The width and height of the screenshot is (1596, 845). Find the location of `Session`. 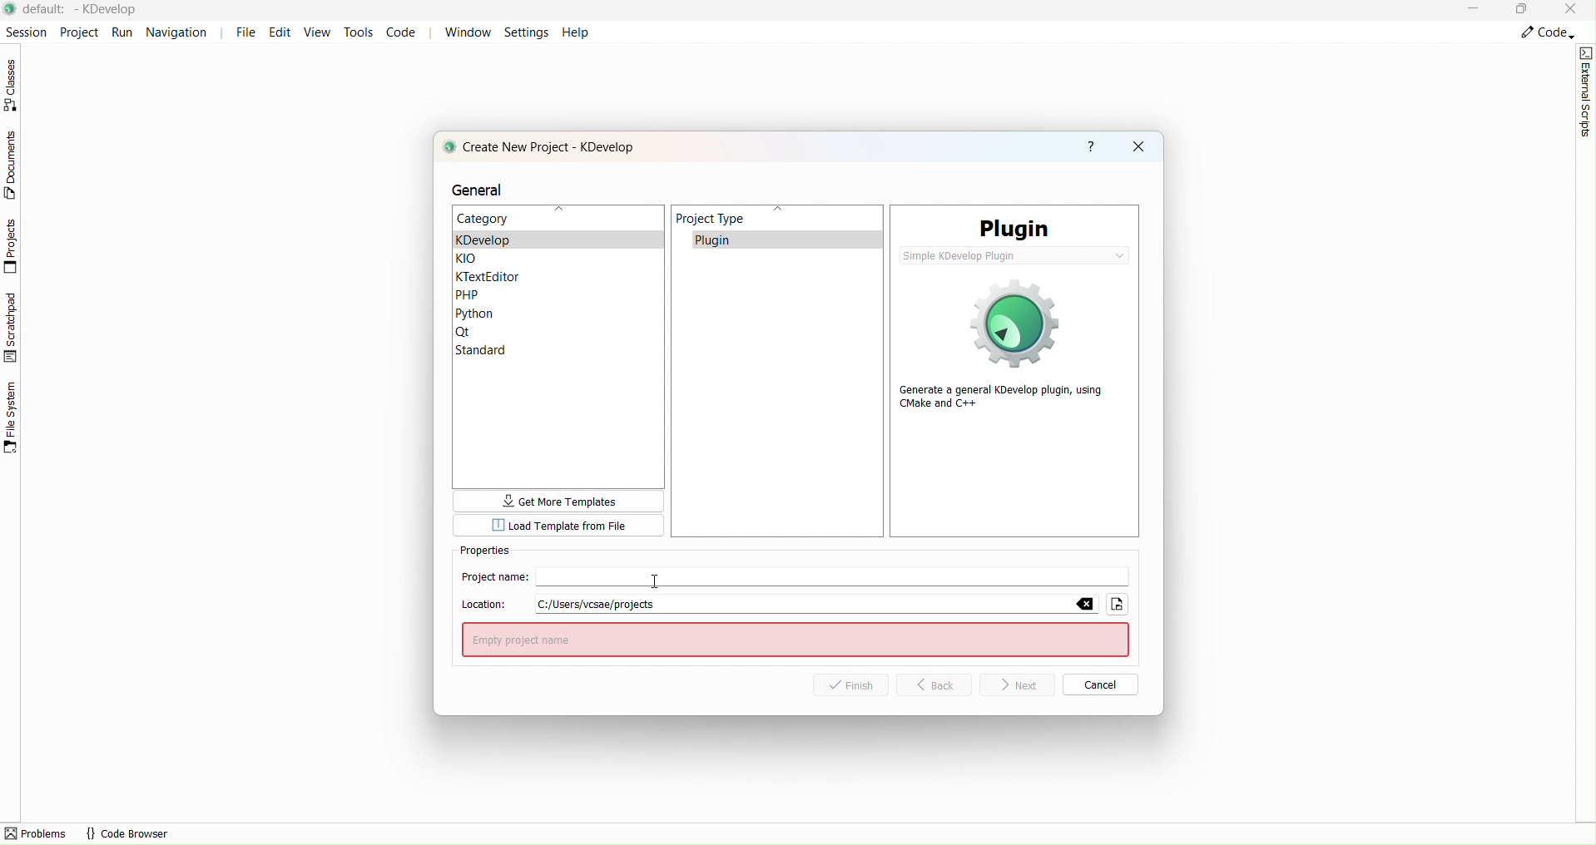

Session is located at coordinates (24, 30).